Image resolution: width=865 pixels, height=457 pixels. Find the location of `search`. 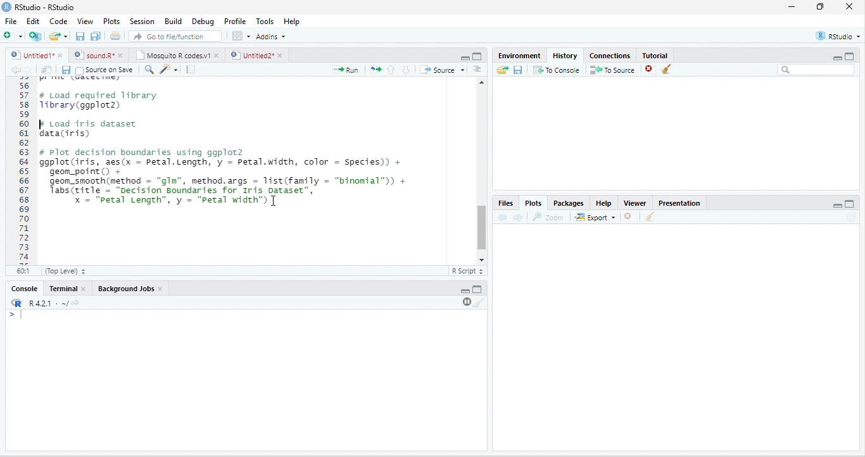

search is located at coordinates (148, 70).